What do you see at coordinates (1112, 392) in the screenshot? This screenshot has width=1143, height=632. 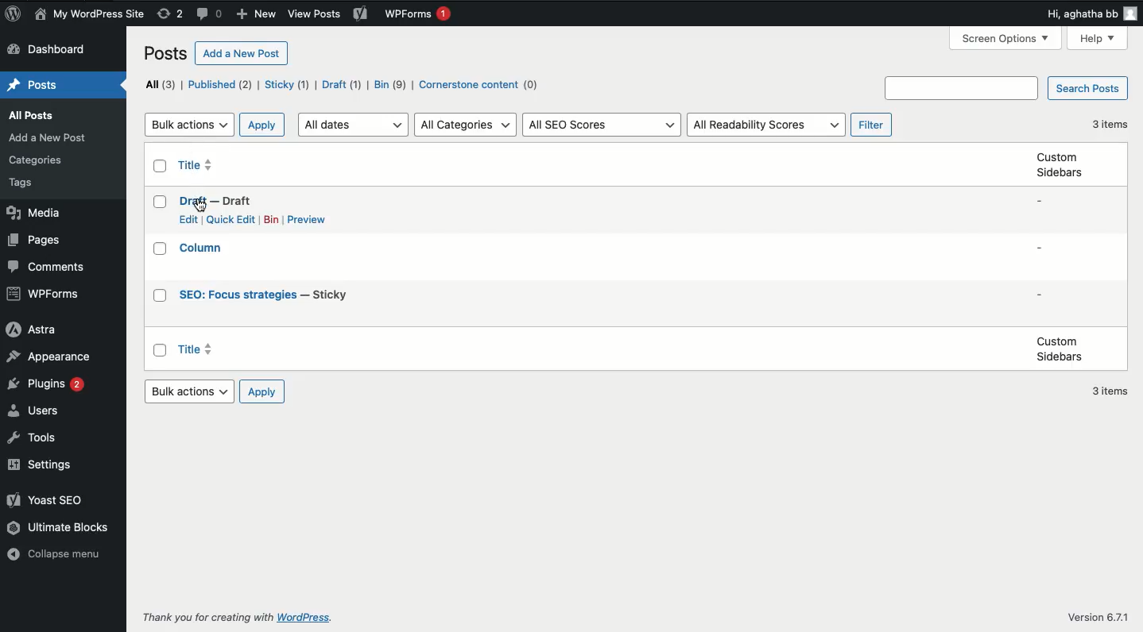 I see `3 items` at bounding box center [1112, 392].